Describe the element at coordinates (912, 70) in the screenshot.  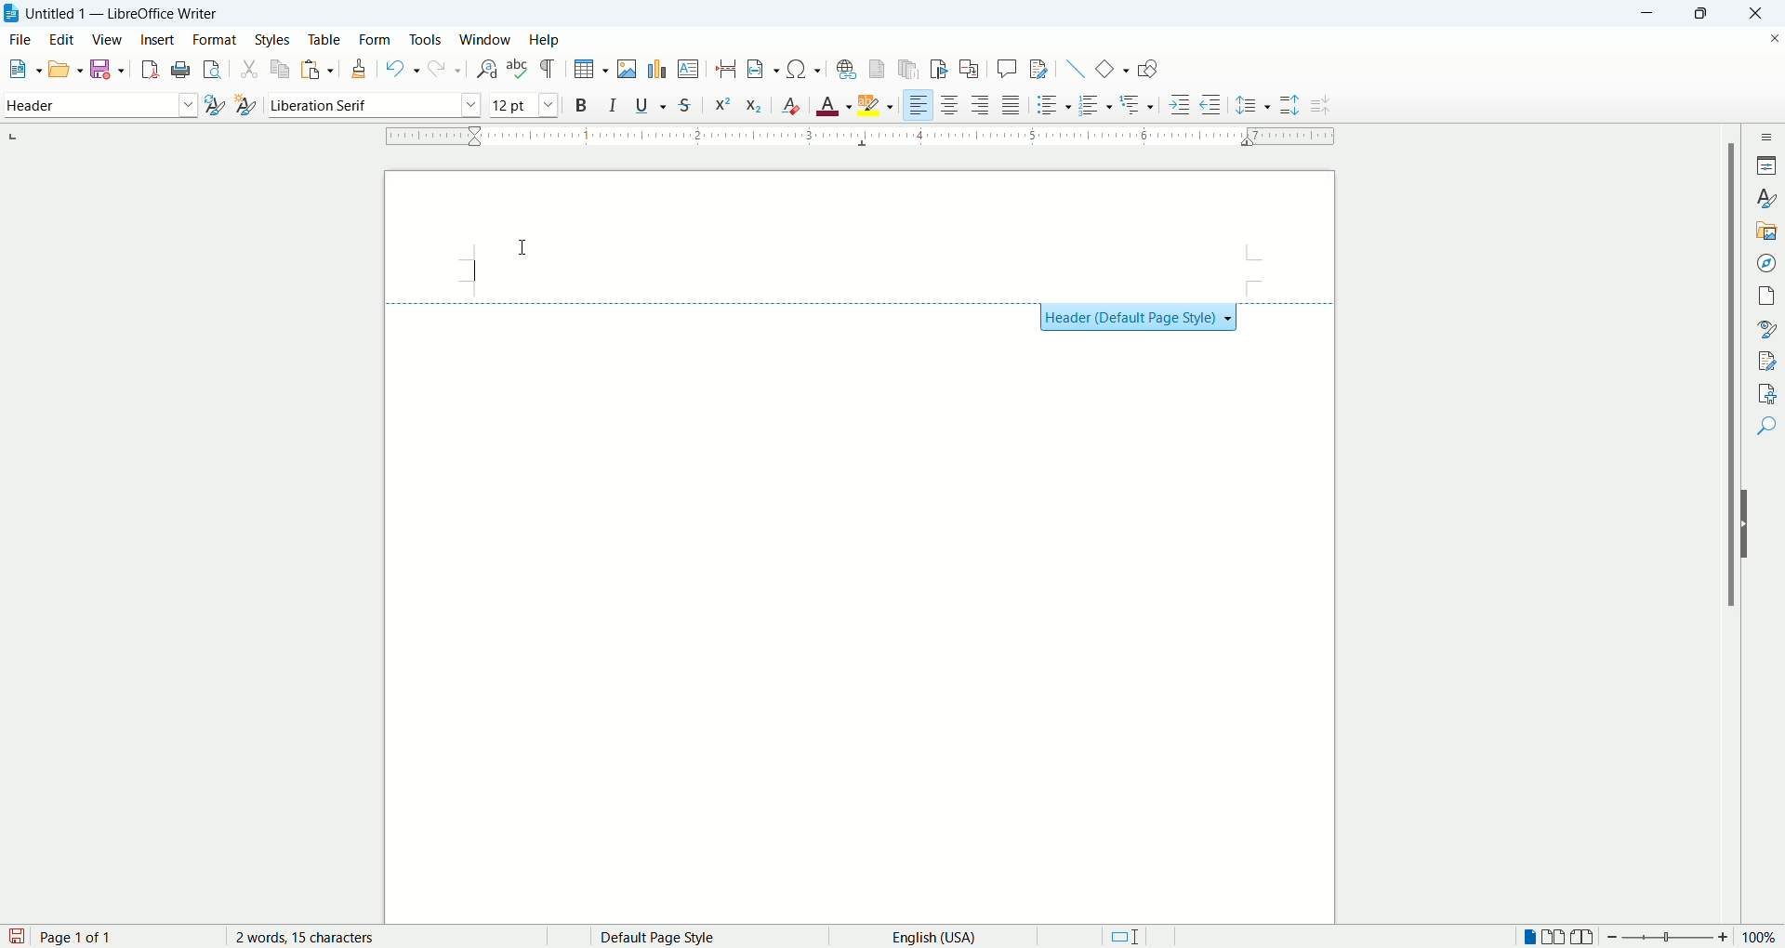
I see `insert endnote` at that location.